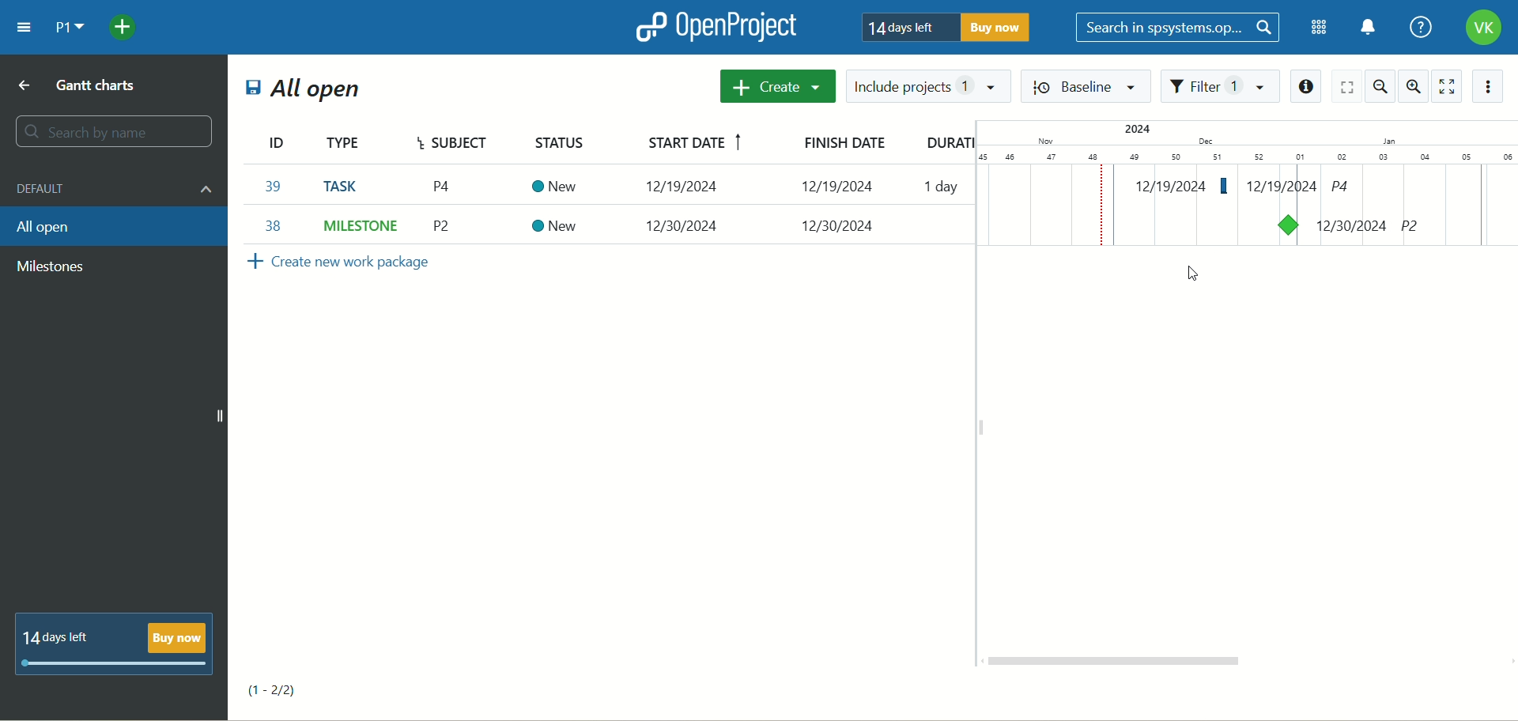 This screenshot has width=1518, height=721. Describe the element at coordinates (307, 89) in the screenshot. I see `all open` at that location.